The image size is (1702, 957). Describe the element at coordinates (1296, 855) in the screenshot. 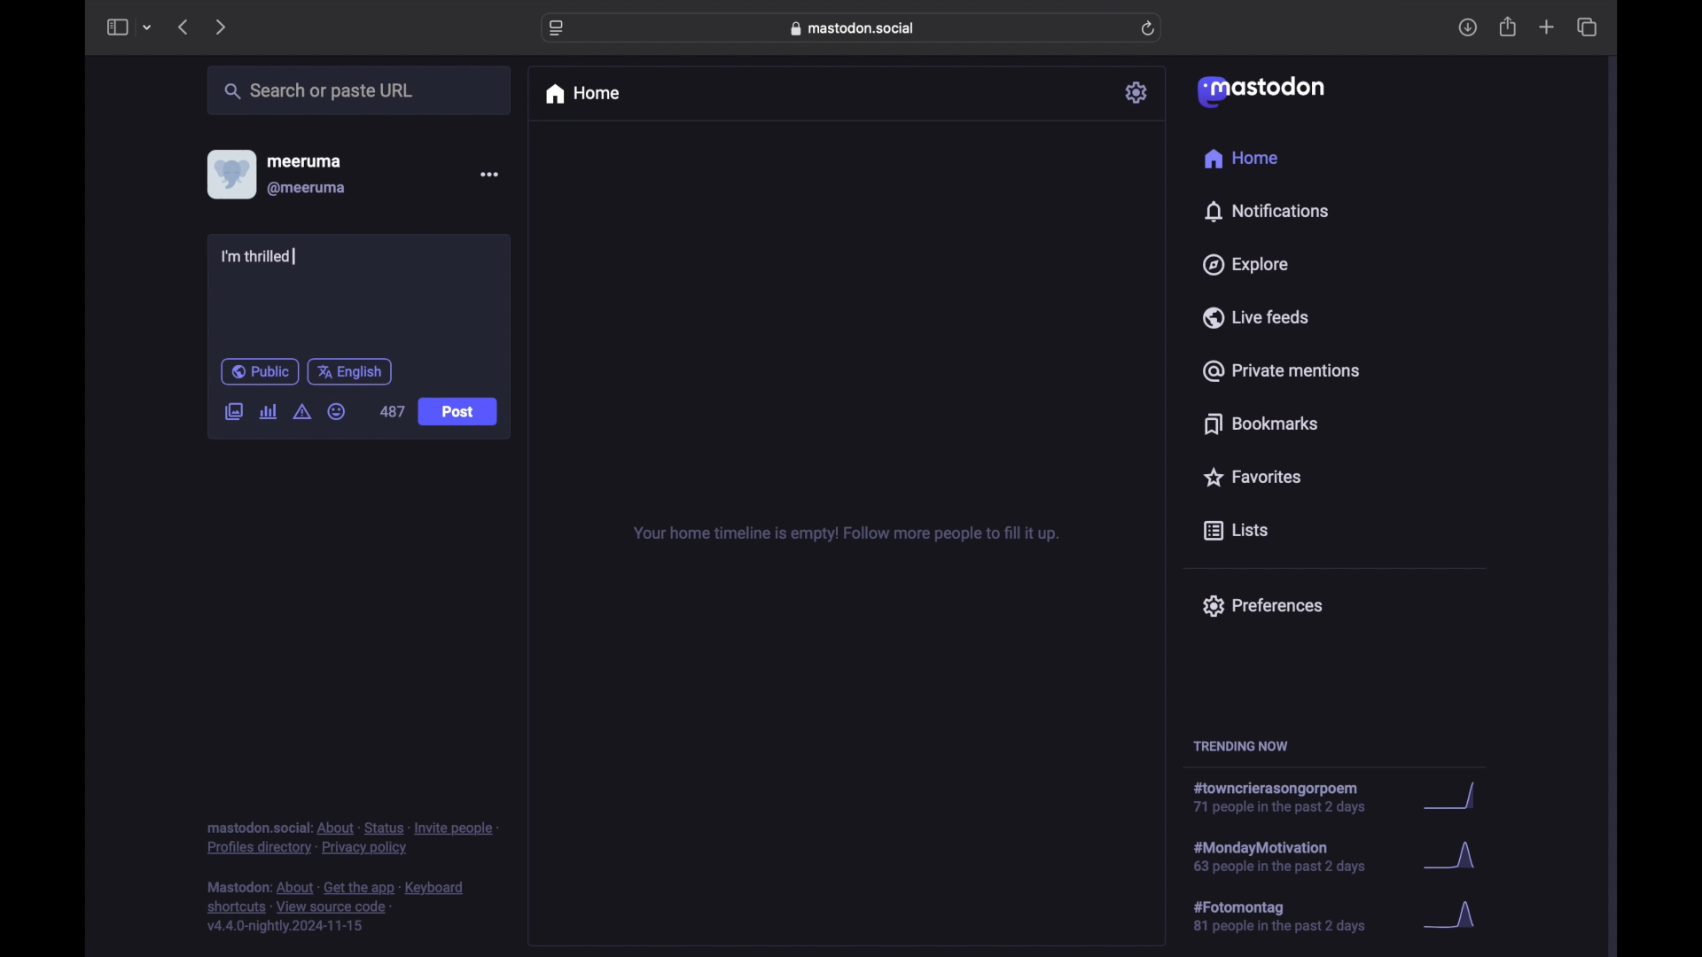

I see `hashtag  trend` at that location.